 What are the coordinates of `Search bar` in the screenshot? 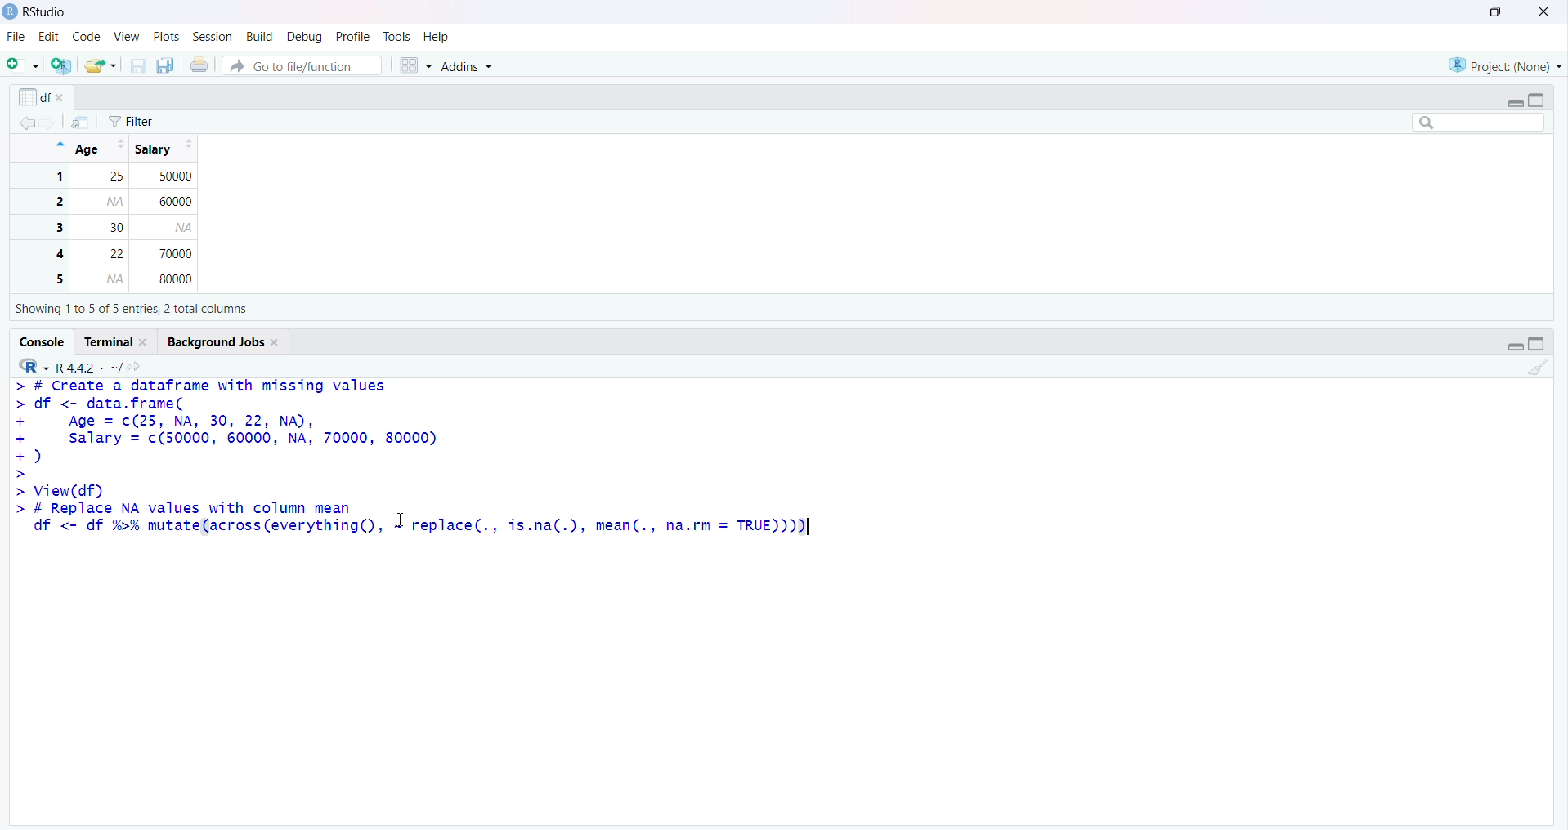 It's located at (1474, 122).